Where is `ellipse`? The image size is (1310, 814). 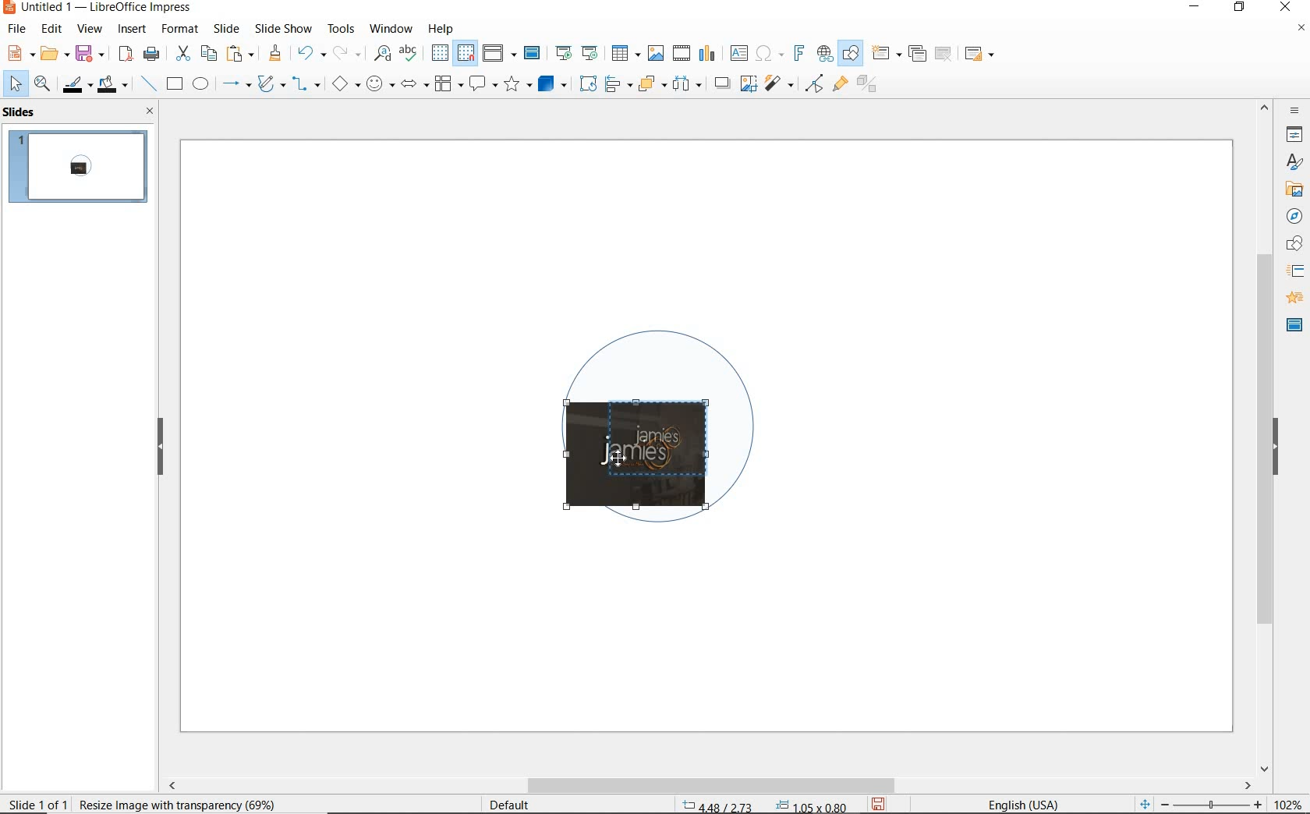 ellipse is located at coordinates (200, 85).